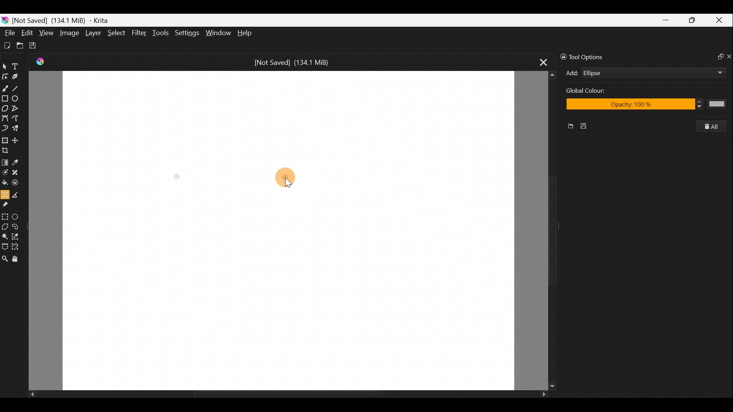 Image resolution: width=733 pixels, height=412 pixels. What do you see at coordinates (5, 88) in the screenshot?
I see `Freehand brush tool` at bounding box center [5, 88].